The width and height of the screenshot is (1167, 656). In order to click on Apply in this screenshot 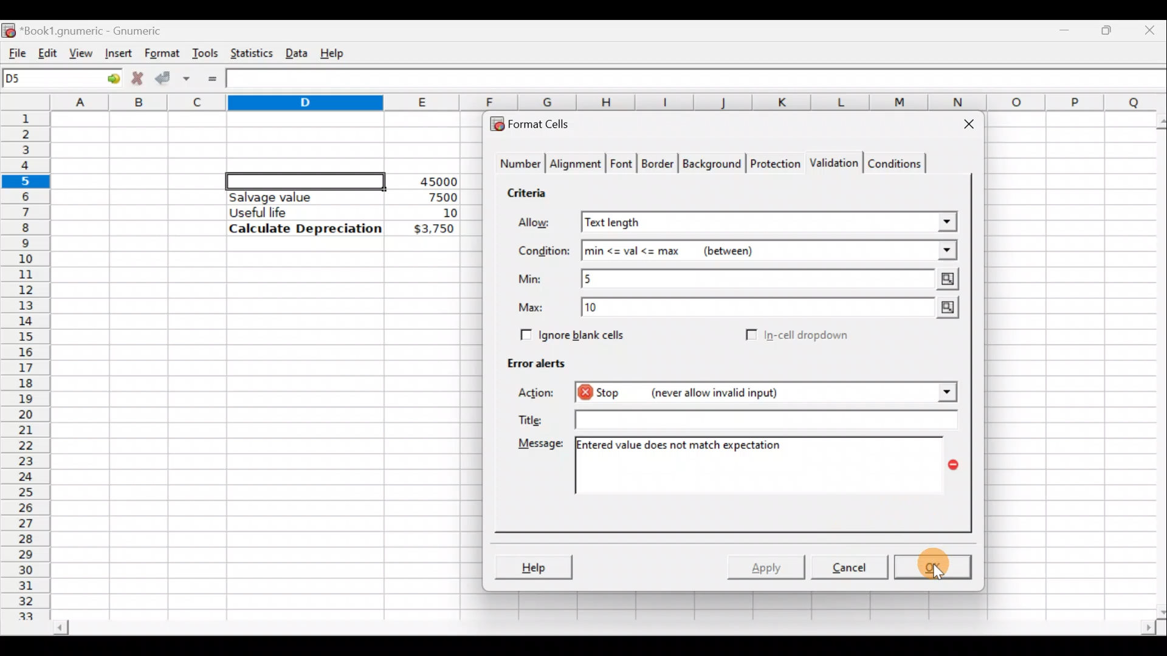, I will do `click(768, 565)`.